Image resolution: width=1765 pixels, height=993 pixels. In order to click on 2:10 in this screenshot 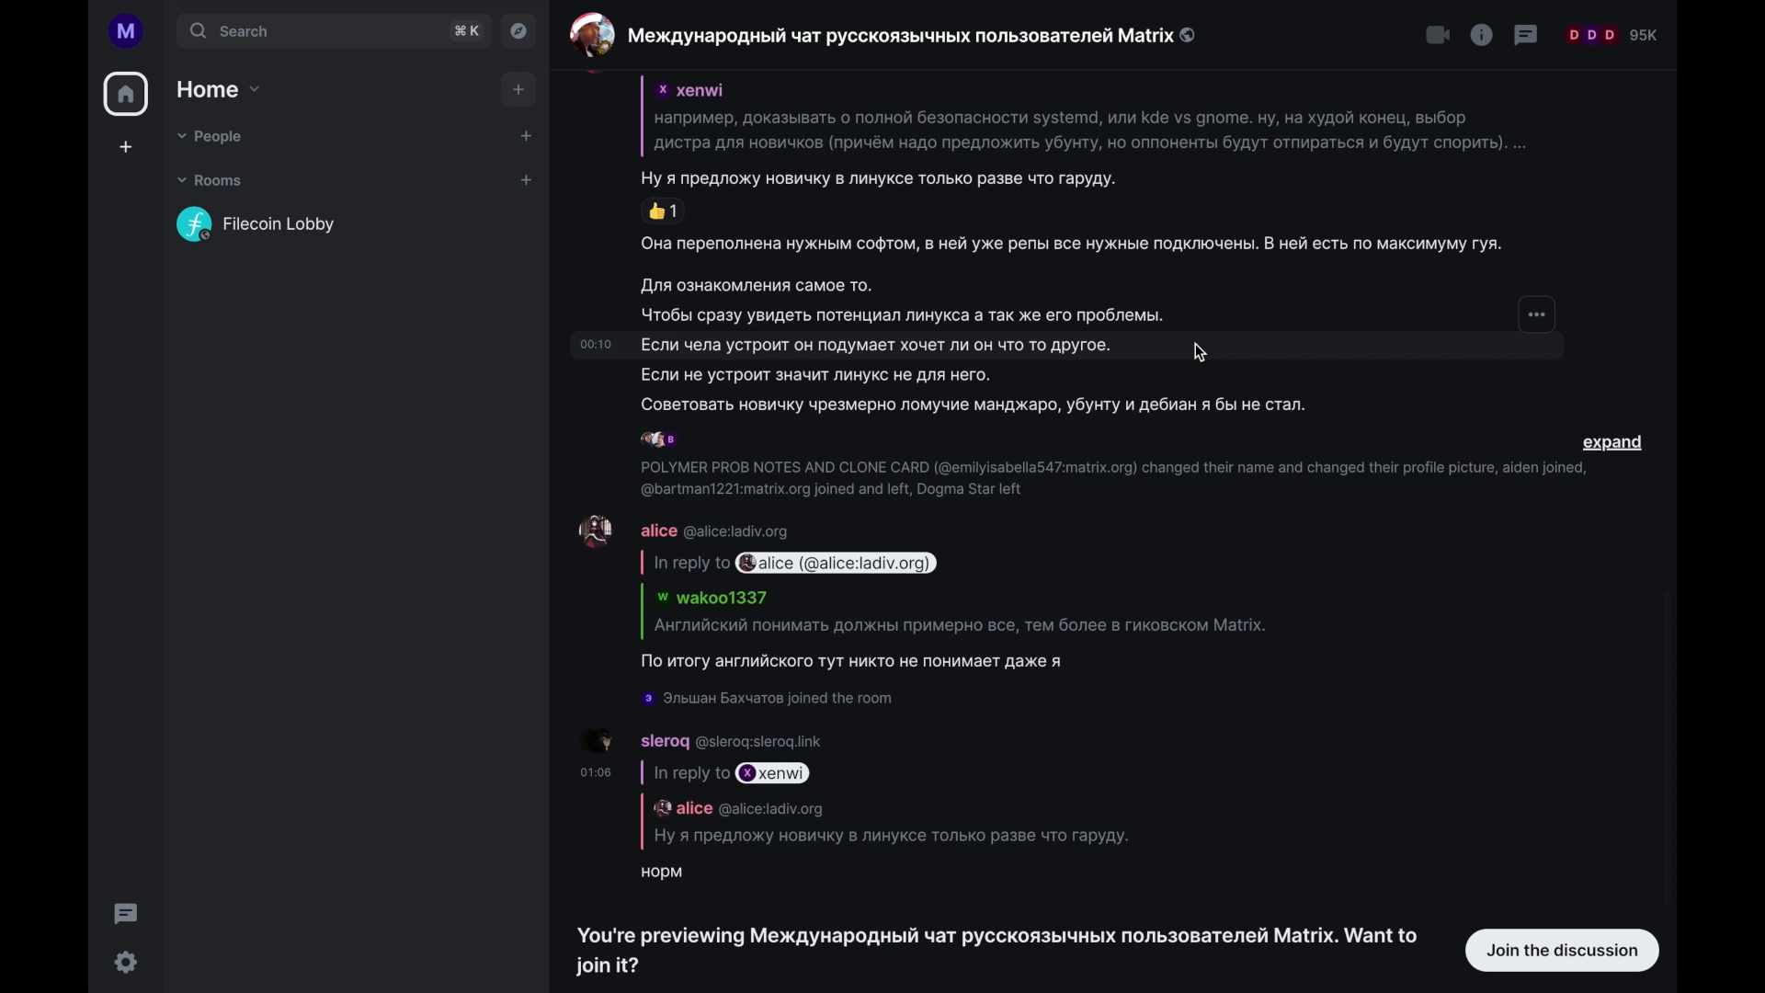, I will do `click(595, 343)`.